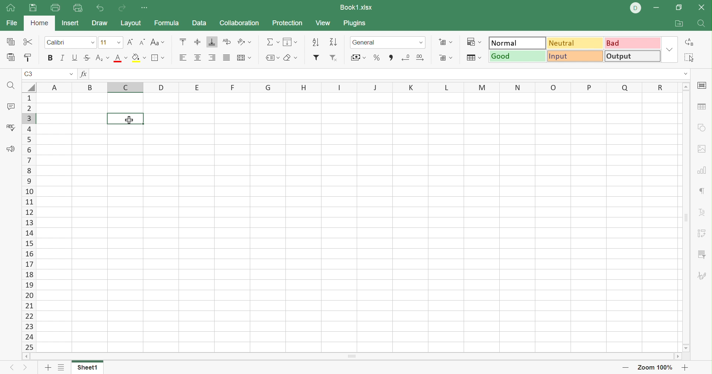 The width and height of the screenshot is (712, 374). I want to click on Scroll Bar, so click(686, 217).